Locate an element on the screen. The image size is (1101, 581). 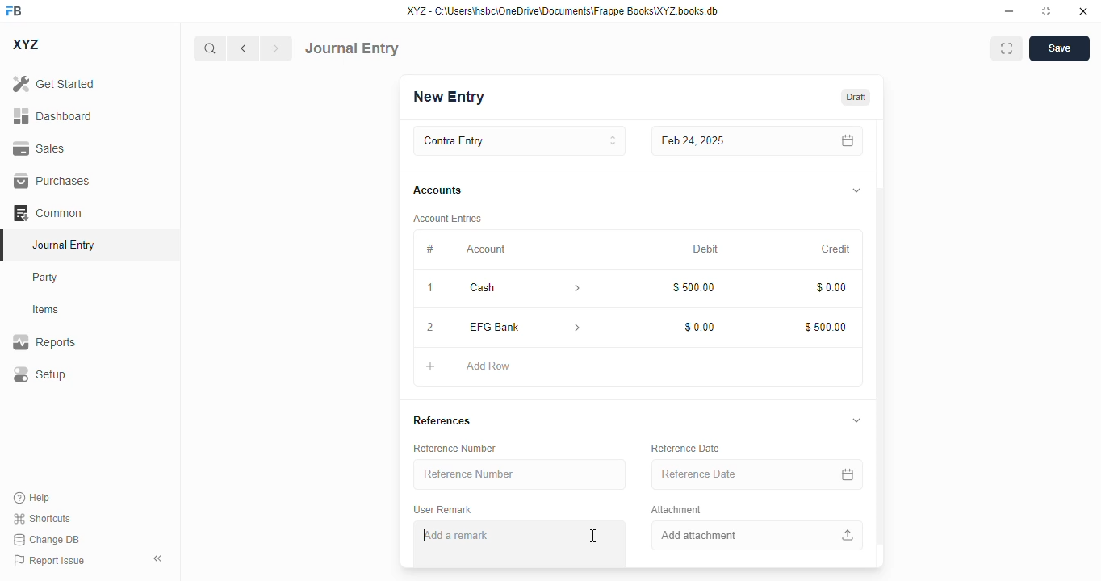
common is located at coordinates (48, 212).